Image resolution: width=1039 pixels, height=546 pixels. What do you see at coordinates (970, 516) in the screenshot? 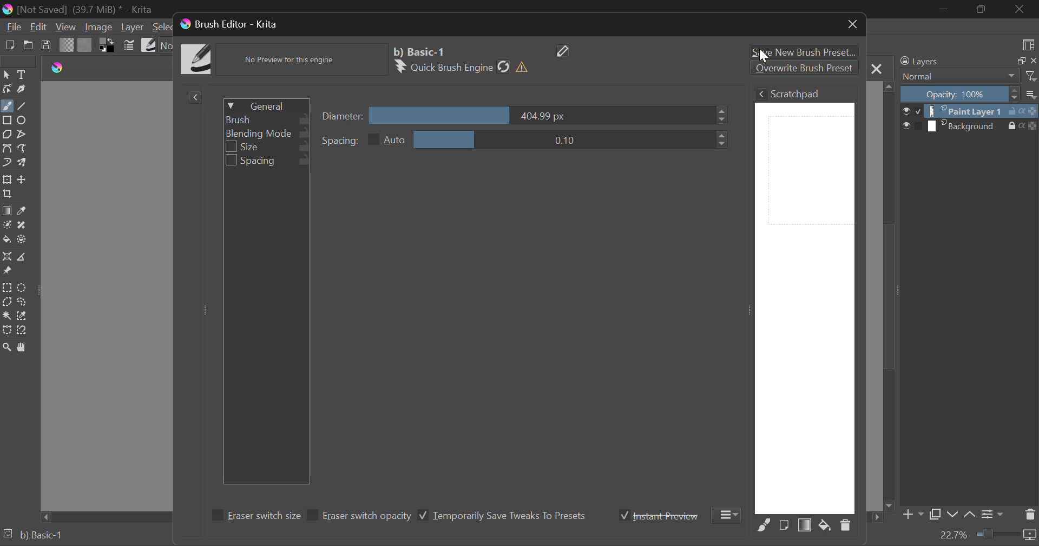
I see `Move Layer Up` at bounding box center [970, 516].